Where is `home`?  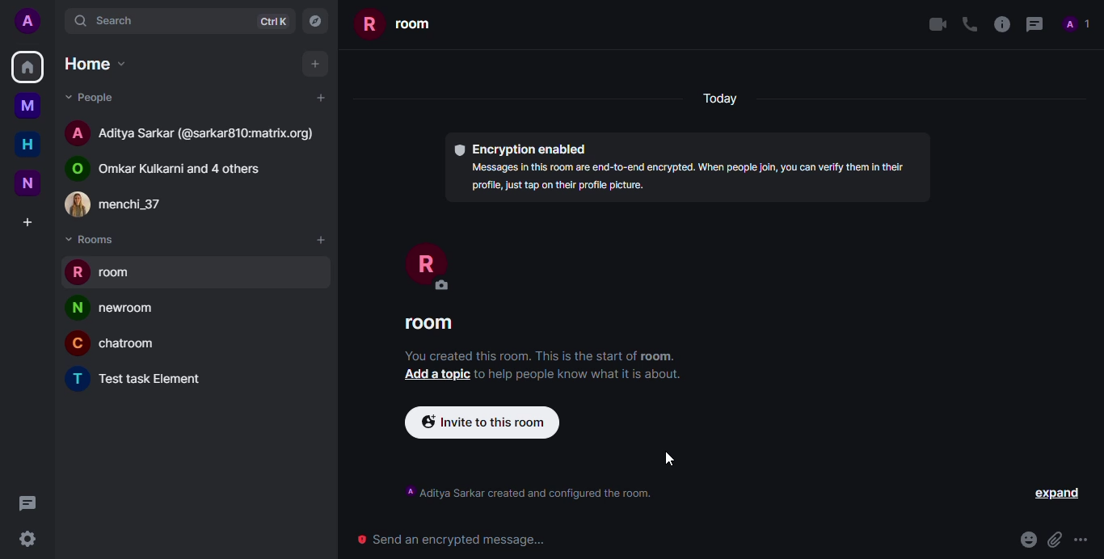
home is located at coordinates (27, 70).